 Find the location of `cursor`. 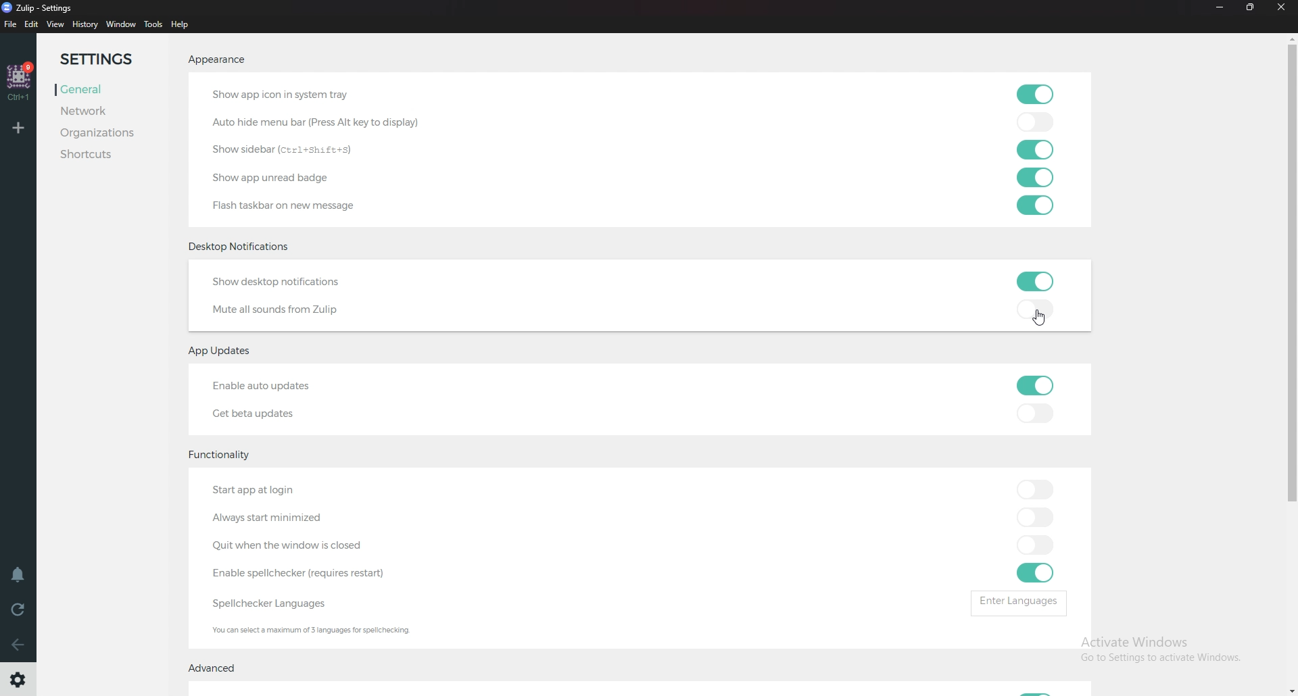

cursor is located at coordinates (1042, 319).